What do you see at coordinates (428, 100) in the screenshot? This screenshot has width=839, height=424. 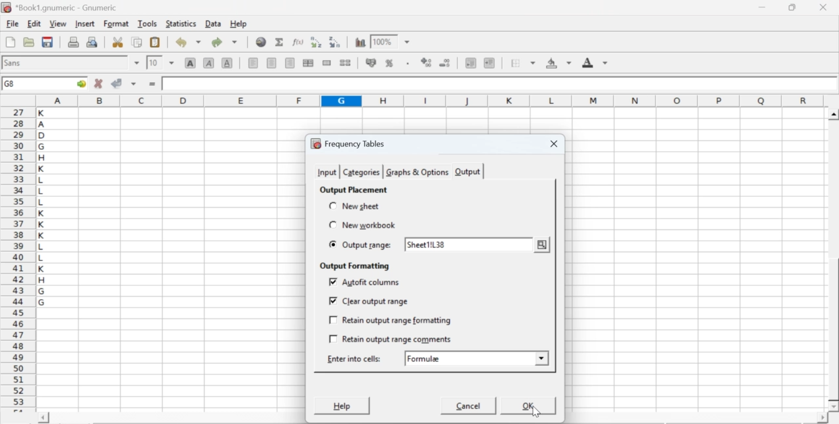 I see `column names` at bounding box center [428, 100].